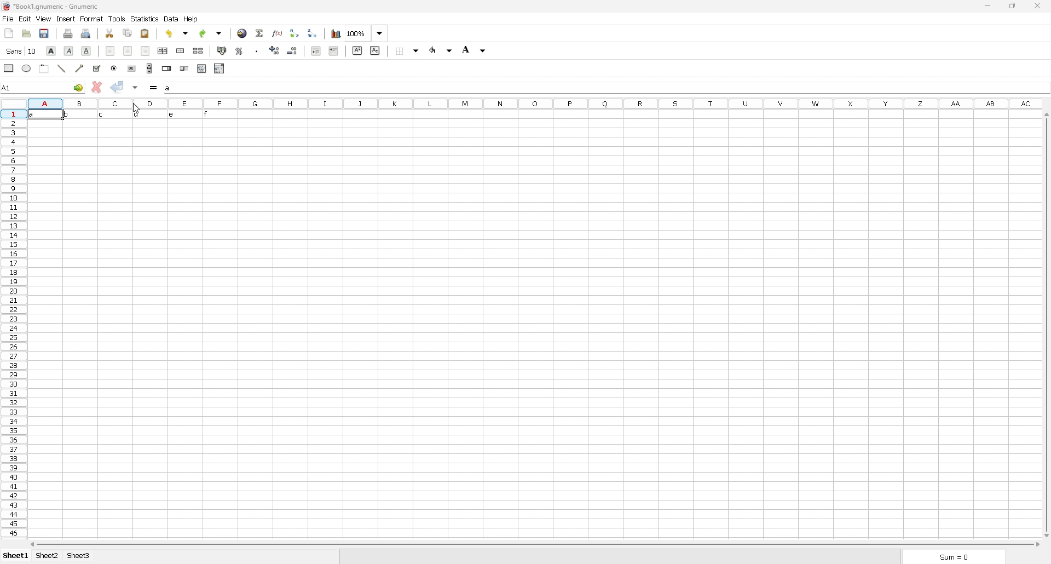  Describe the element at coordinates (68, 33) in the screenshot. I see `print` at that location.